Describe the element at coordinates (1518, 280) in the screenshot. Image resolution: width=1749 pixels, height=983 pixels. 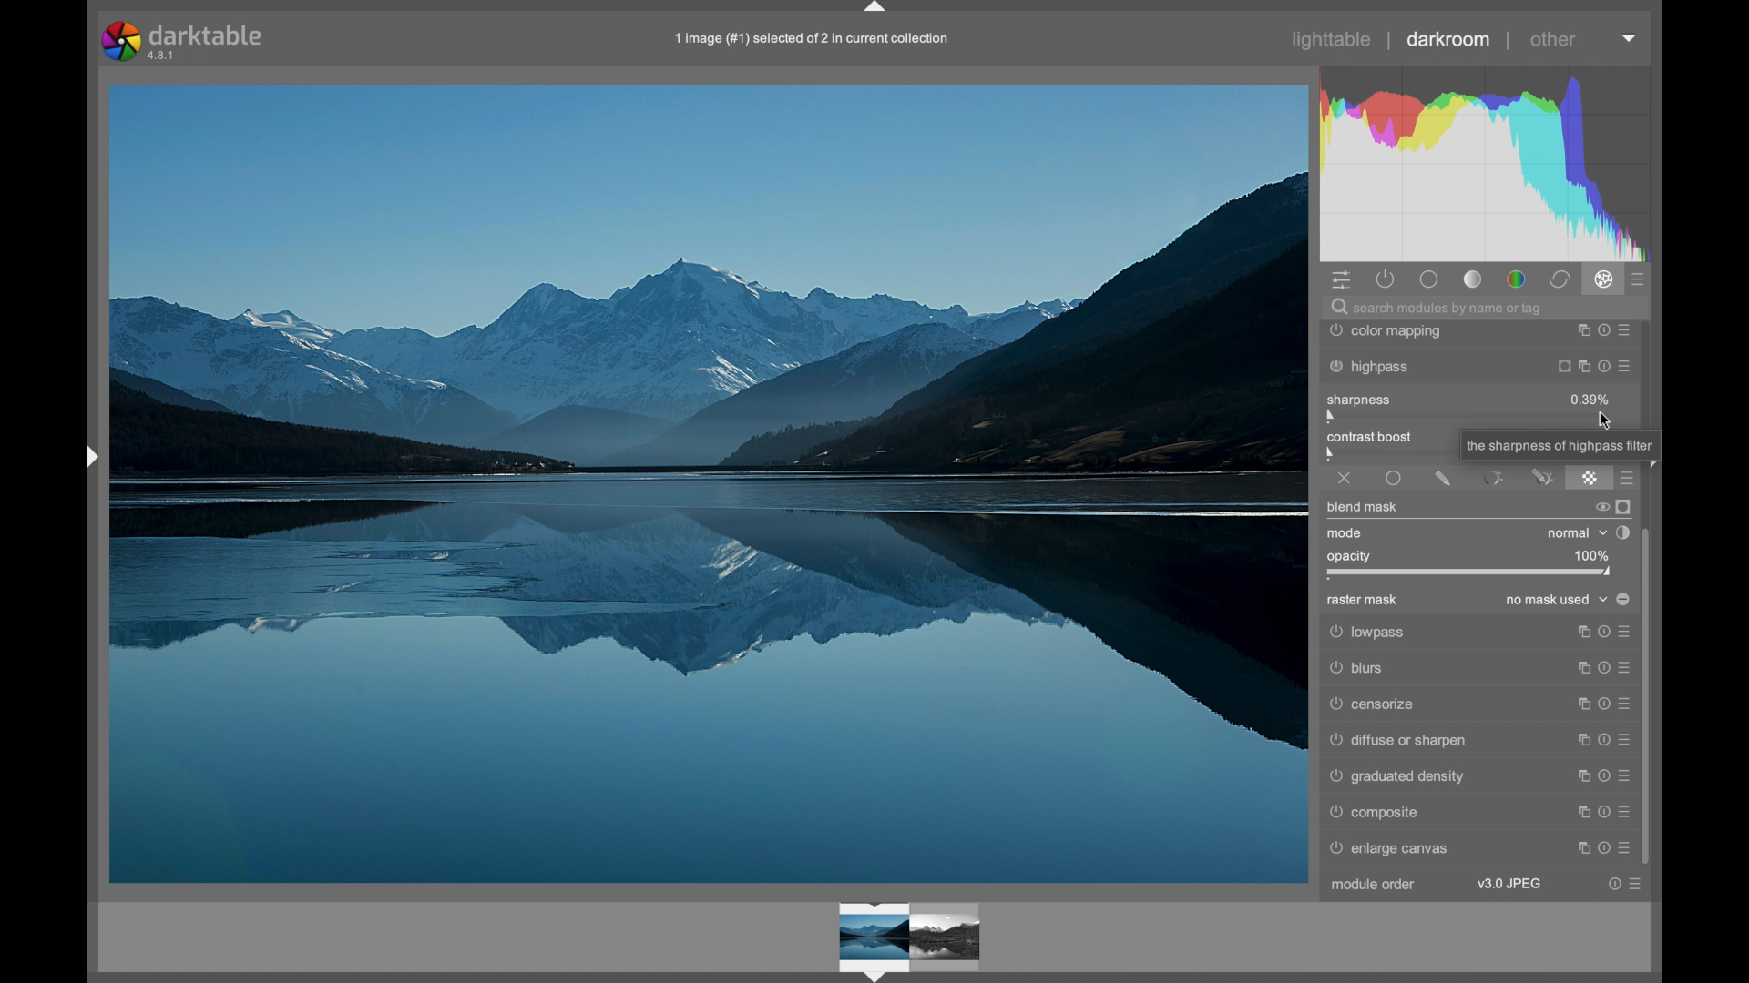
I see `color` at that location.